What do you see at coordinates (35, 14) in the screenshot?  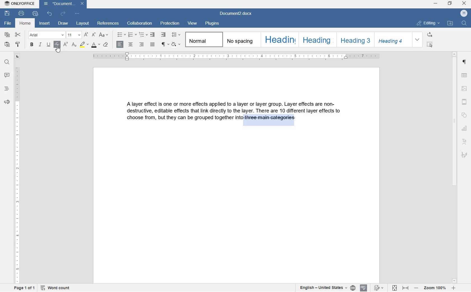 I see `quick print` at bounding box center [35, 14].